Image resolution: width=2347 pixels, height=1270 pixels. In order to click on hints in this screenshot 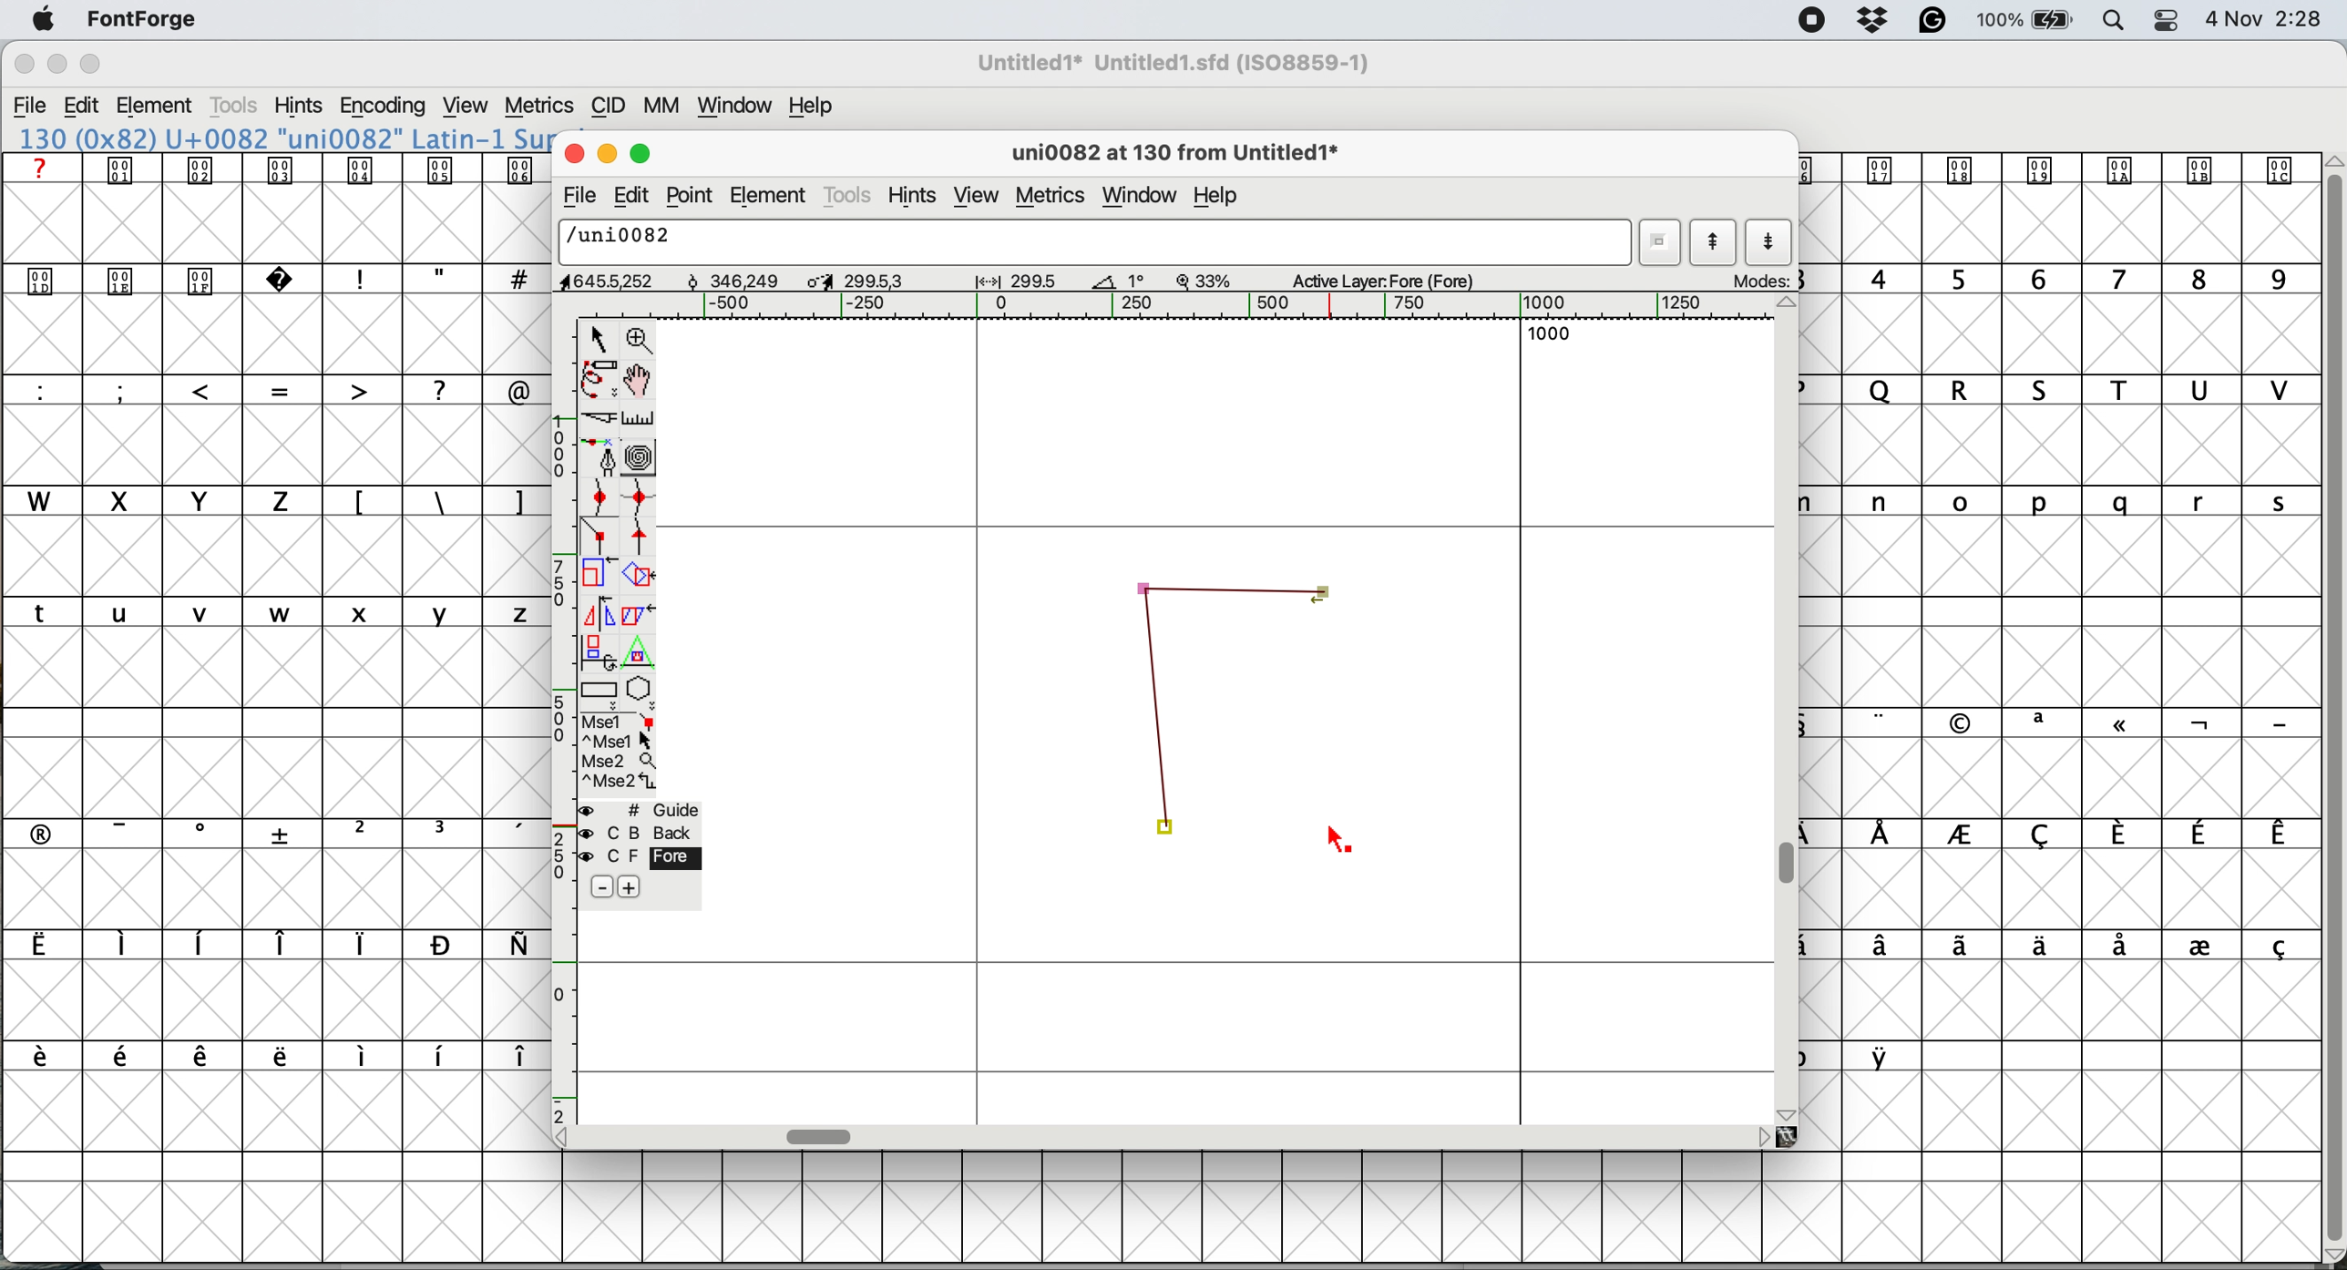, I will do `click(299, 105)`.